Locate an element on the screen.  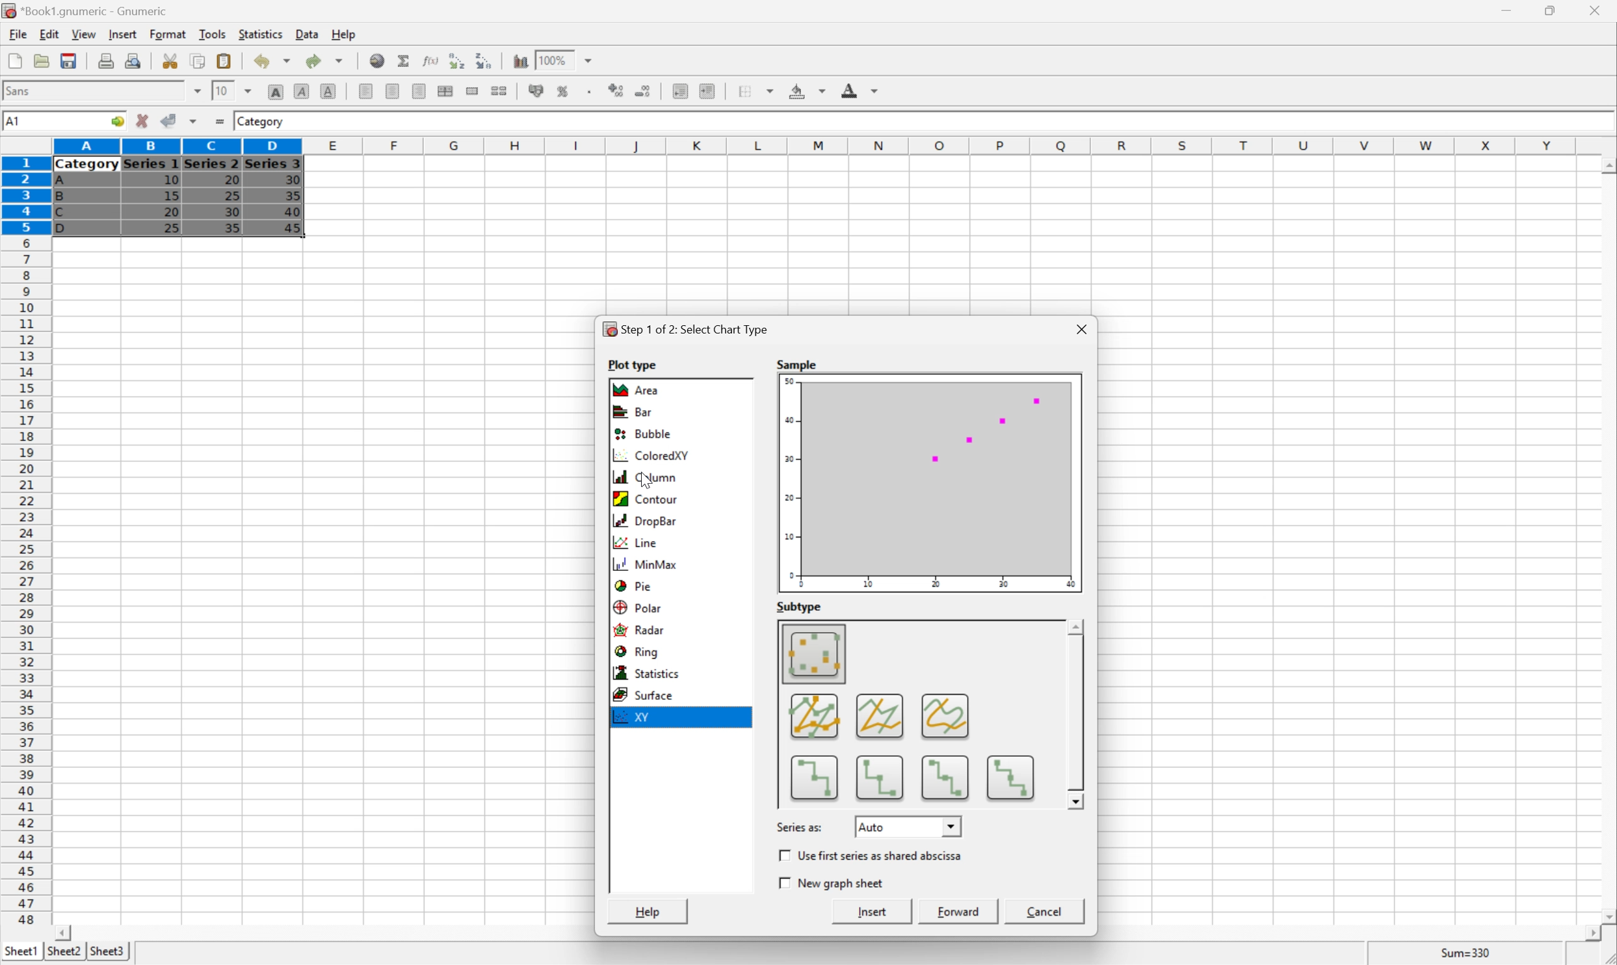
Redo is located at coordinates (322, 60).